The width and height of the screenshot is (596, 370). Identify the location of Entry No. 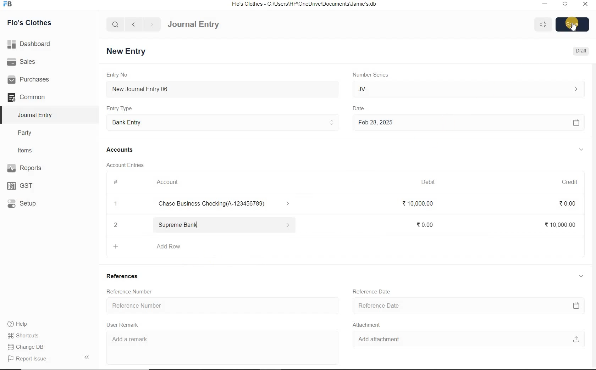
(118, 75).